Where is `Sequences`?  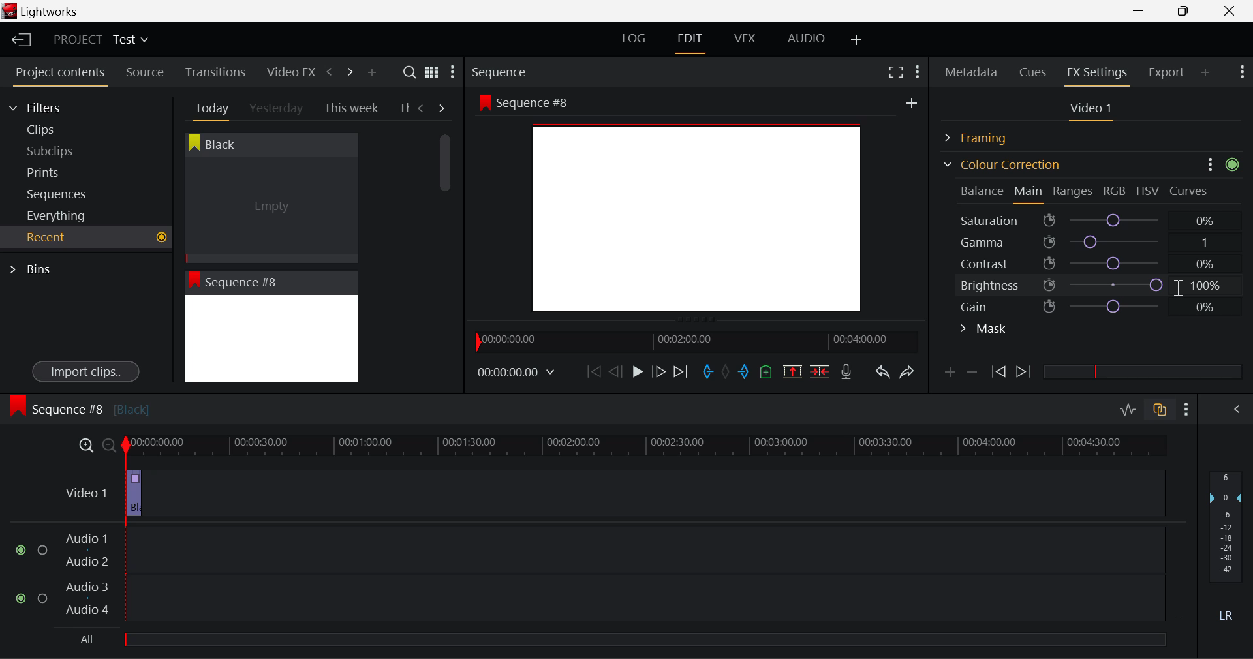
Sequences is located at coordinates (60, 192).